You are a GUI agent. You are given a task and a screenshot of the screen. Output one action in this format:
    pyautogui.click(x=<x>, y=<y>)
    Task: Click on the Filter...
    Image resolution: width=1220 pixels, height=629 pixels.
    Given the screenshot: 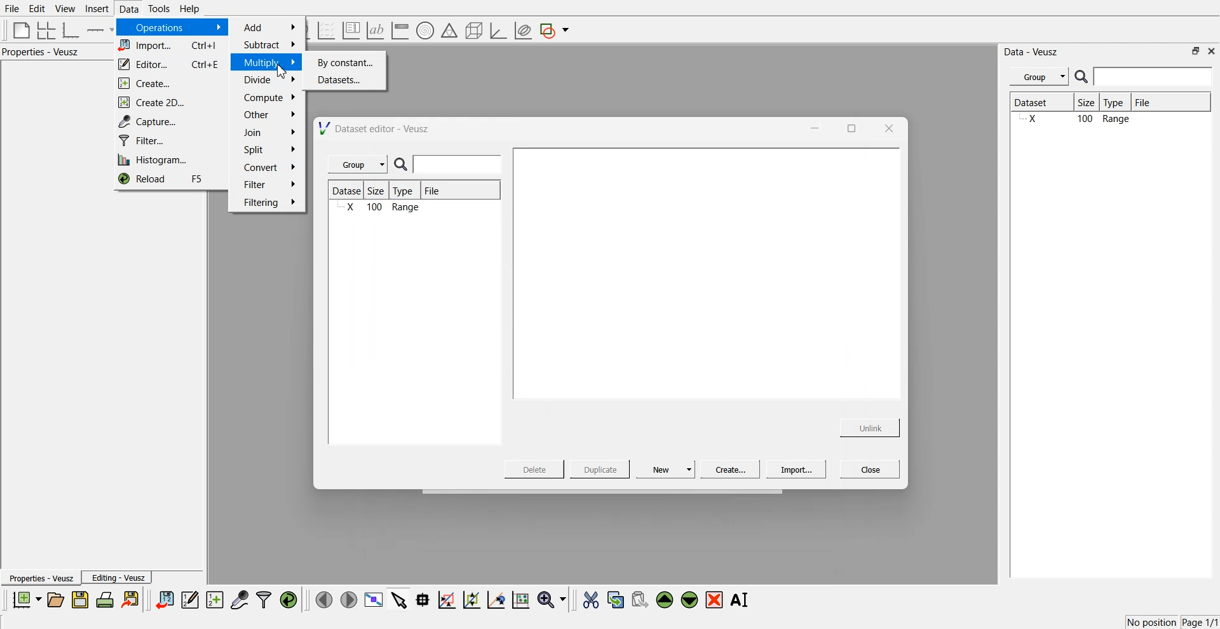 What is the action you would take?
    pyautogui.click(x=168, y=141)
    